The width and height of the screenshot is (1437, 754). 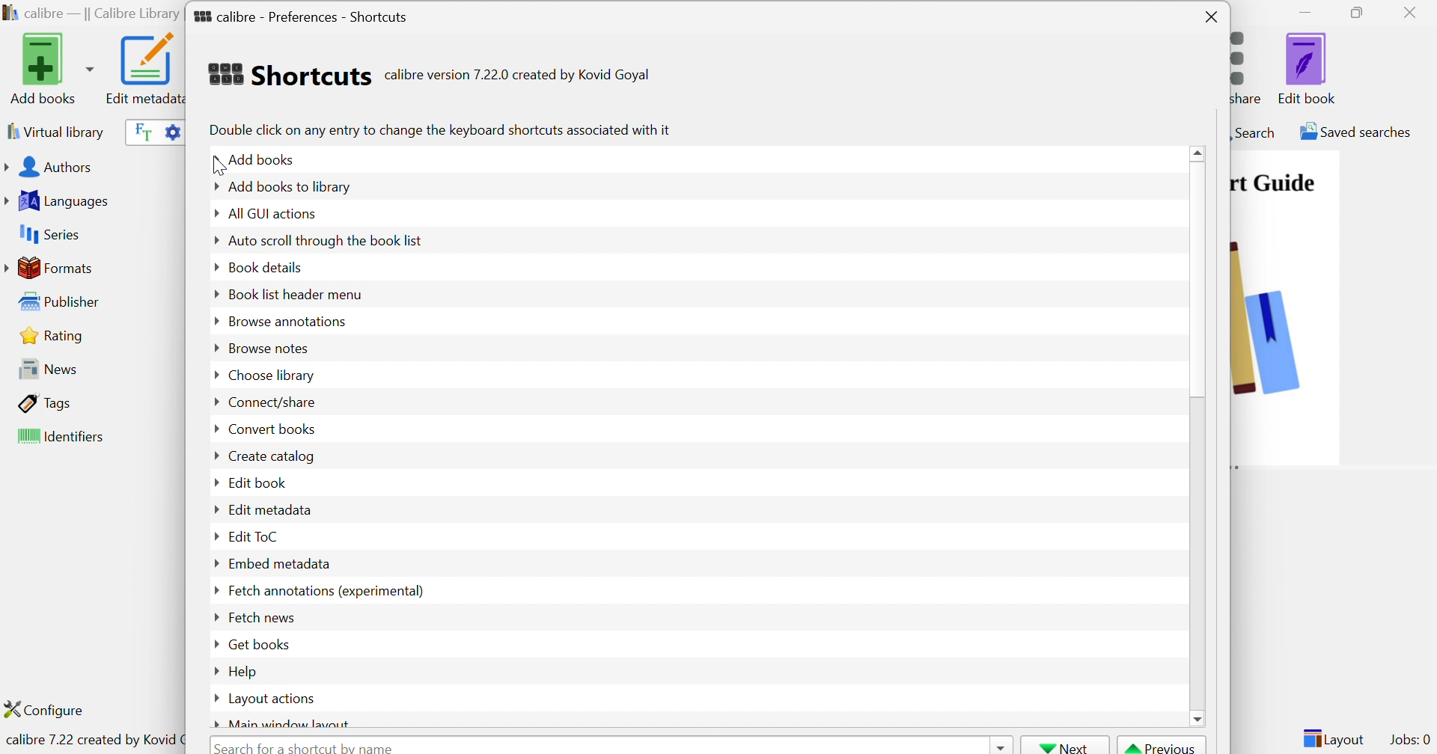 I want to click on Configure, so click(x=50, y=709).